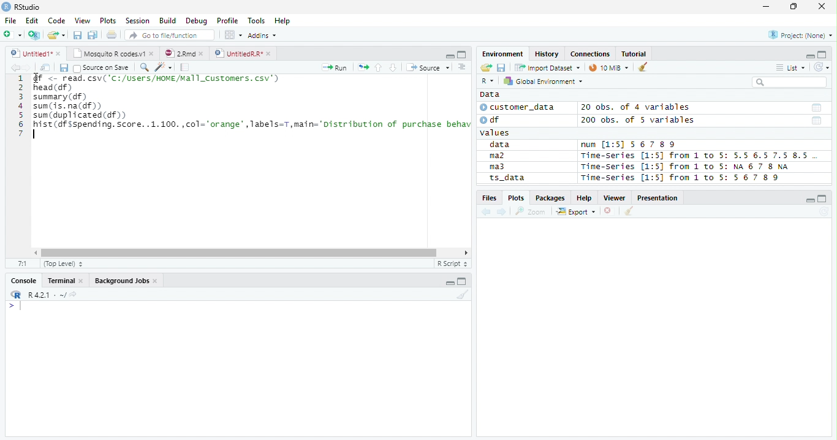  What do you see at coordinates (636, 121) in the screenshot?
I see `200 obs. of 5 variables` at bounding box center [636, 121].